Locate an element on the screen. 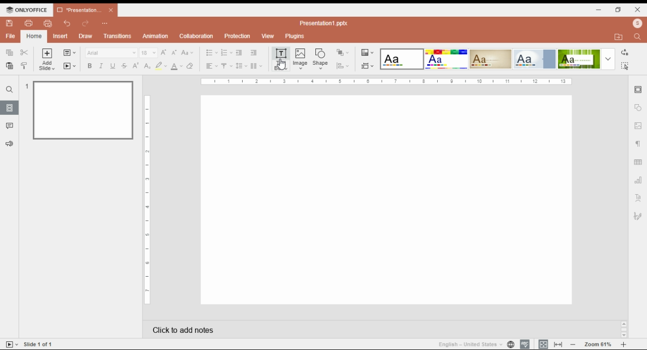 This screenshot has width=647, height=350. slide size is located at coordinates (367, 66).